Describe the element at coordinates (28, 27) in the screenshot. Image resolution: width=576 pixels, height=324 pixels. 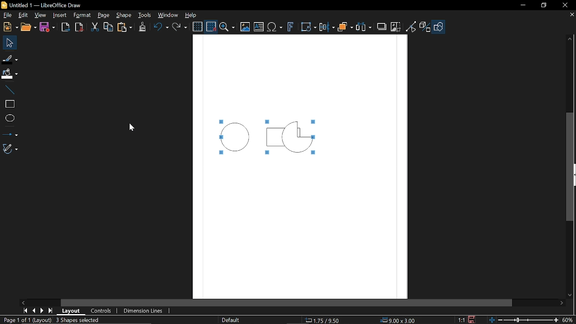
I see `Open` at that location.